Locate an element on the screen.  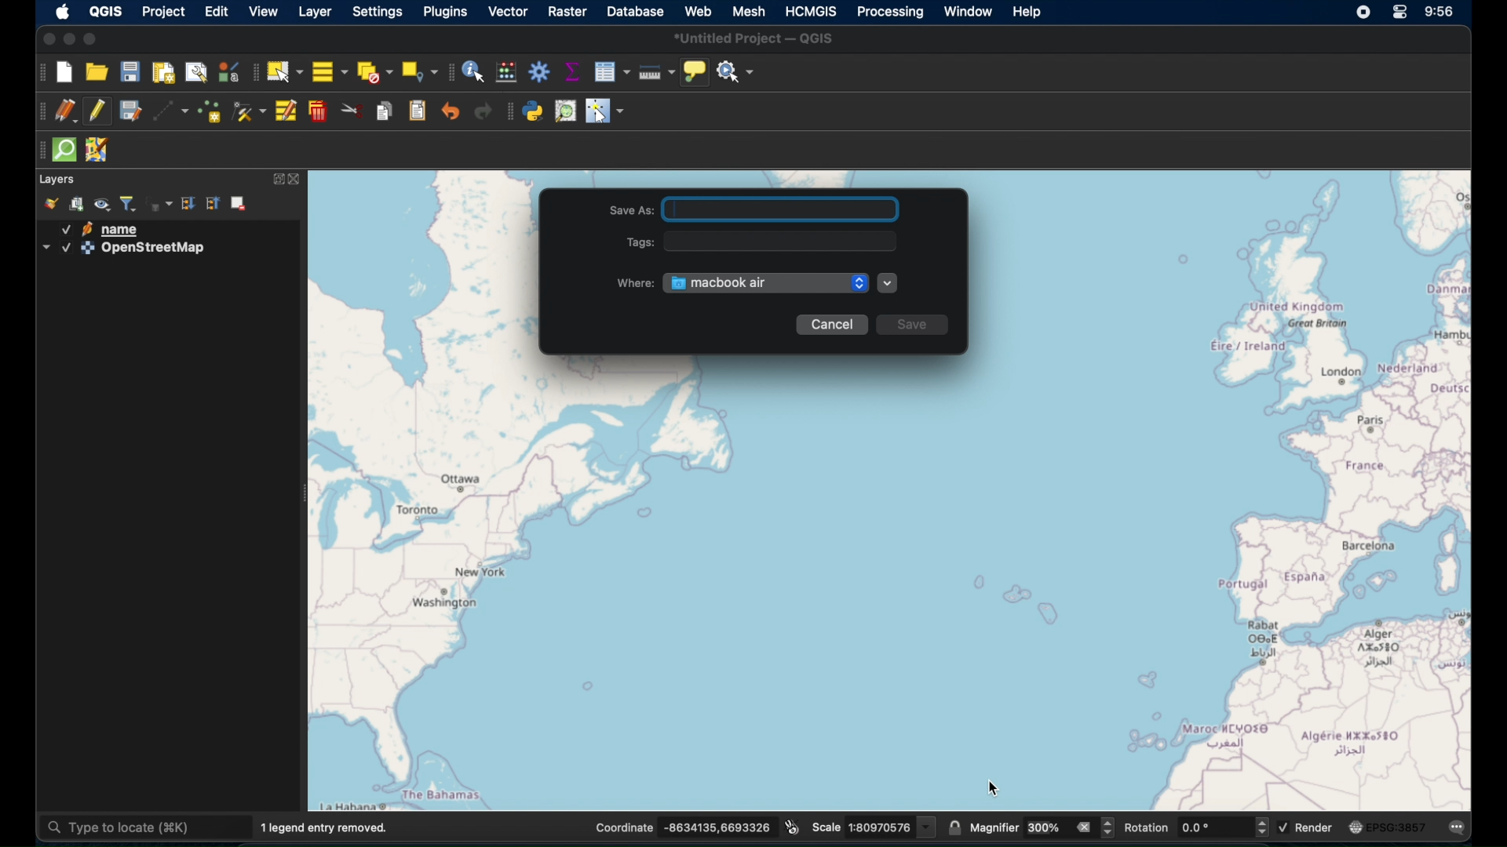
raster is located at coordinates (567, 12).